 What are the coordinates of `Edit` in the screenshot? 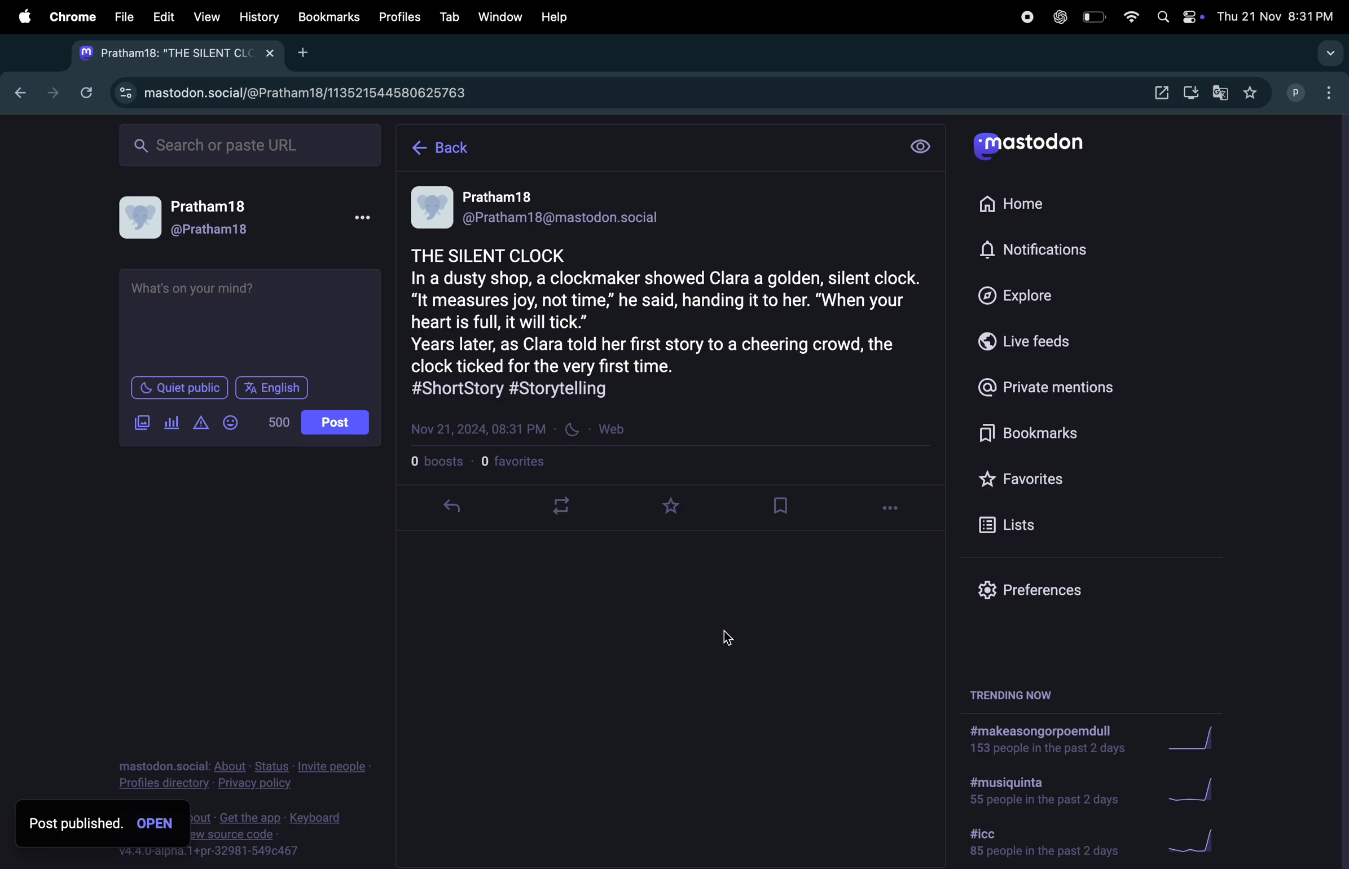 It's located at (163, 14).